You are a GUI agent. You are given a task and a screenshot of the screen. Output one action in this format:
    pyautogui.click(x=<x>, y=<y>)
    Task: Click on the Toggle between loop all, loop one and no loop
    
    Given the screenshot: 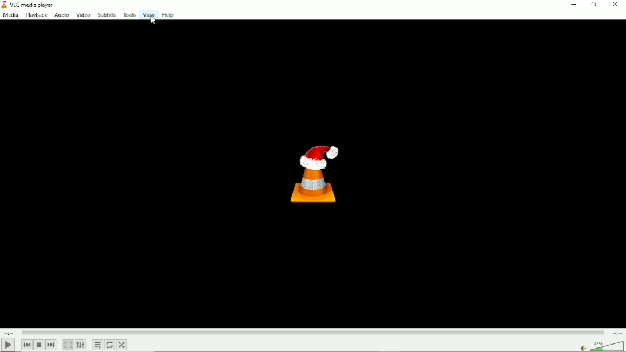 What is the action you would take?
    pyautogui.click(x=109, y=345)
    